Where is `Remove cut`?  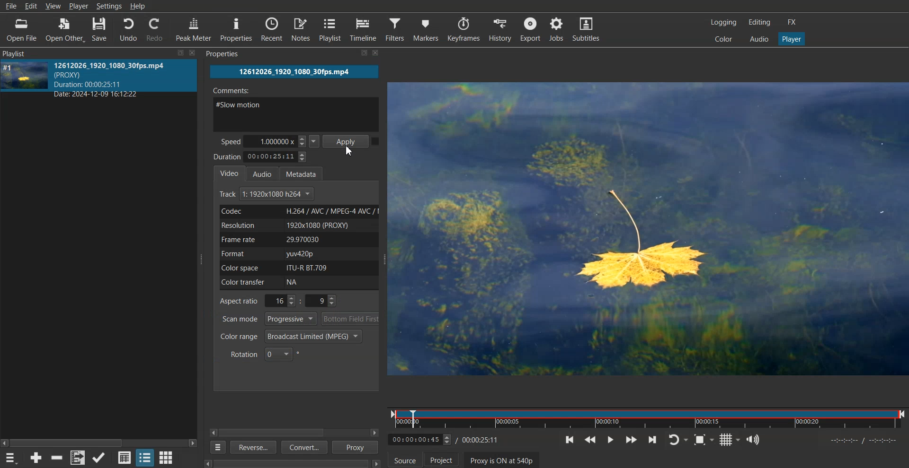 Remove cut is located at coordinates (58, 458).